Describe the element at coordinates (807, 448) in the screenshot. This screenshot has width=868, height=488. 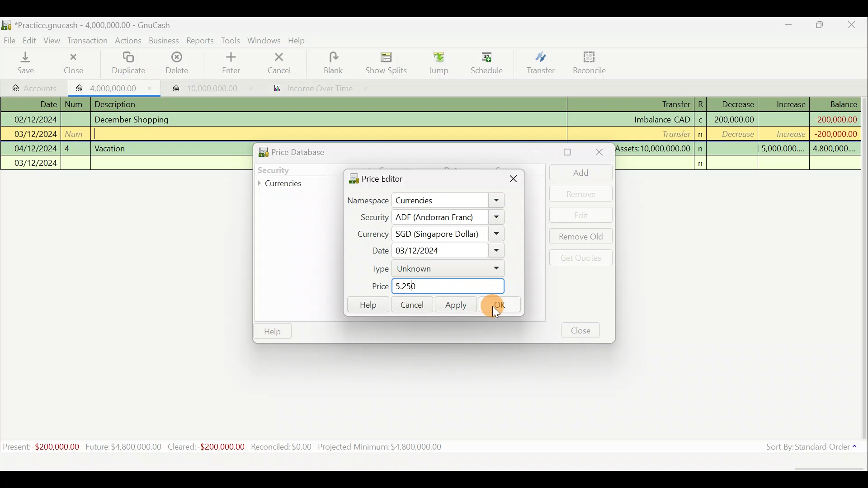
I see `Sort by` at that location.